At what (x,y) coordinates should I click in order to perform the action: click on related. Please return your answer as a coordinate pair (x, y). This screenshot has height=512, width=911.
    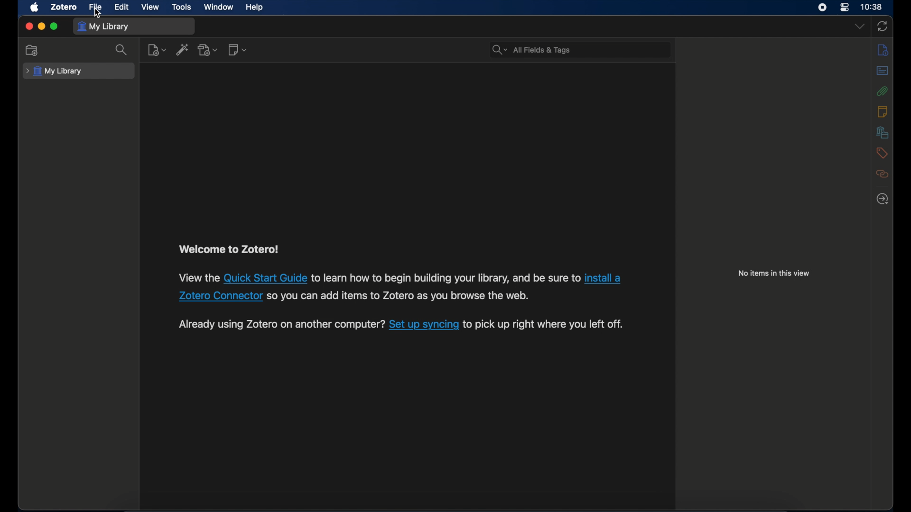
    Looking at the image, I should click on (883, 174).